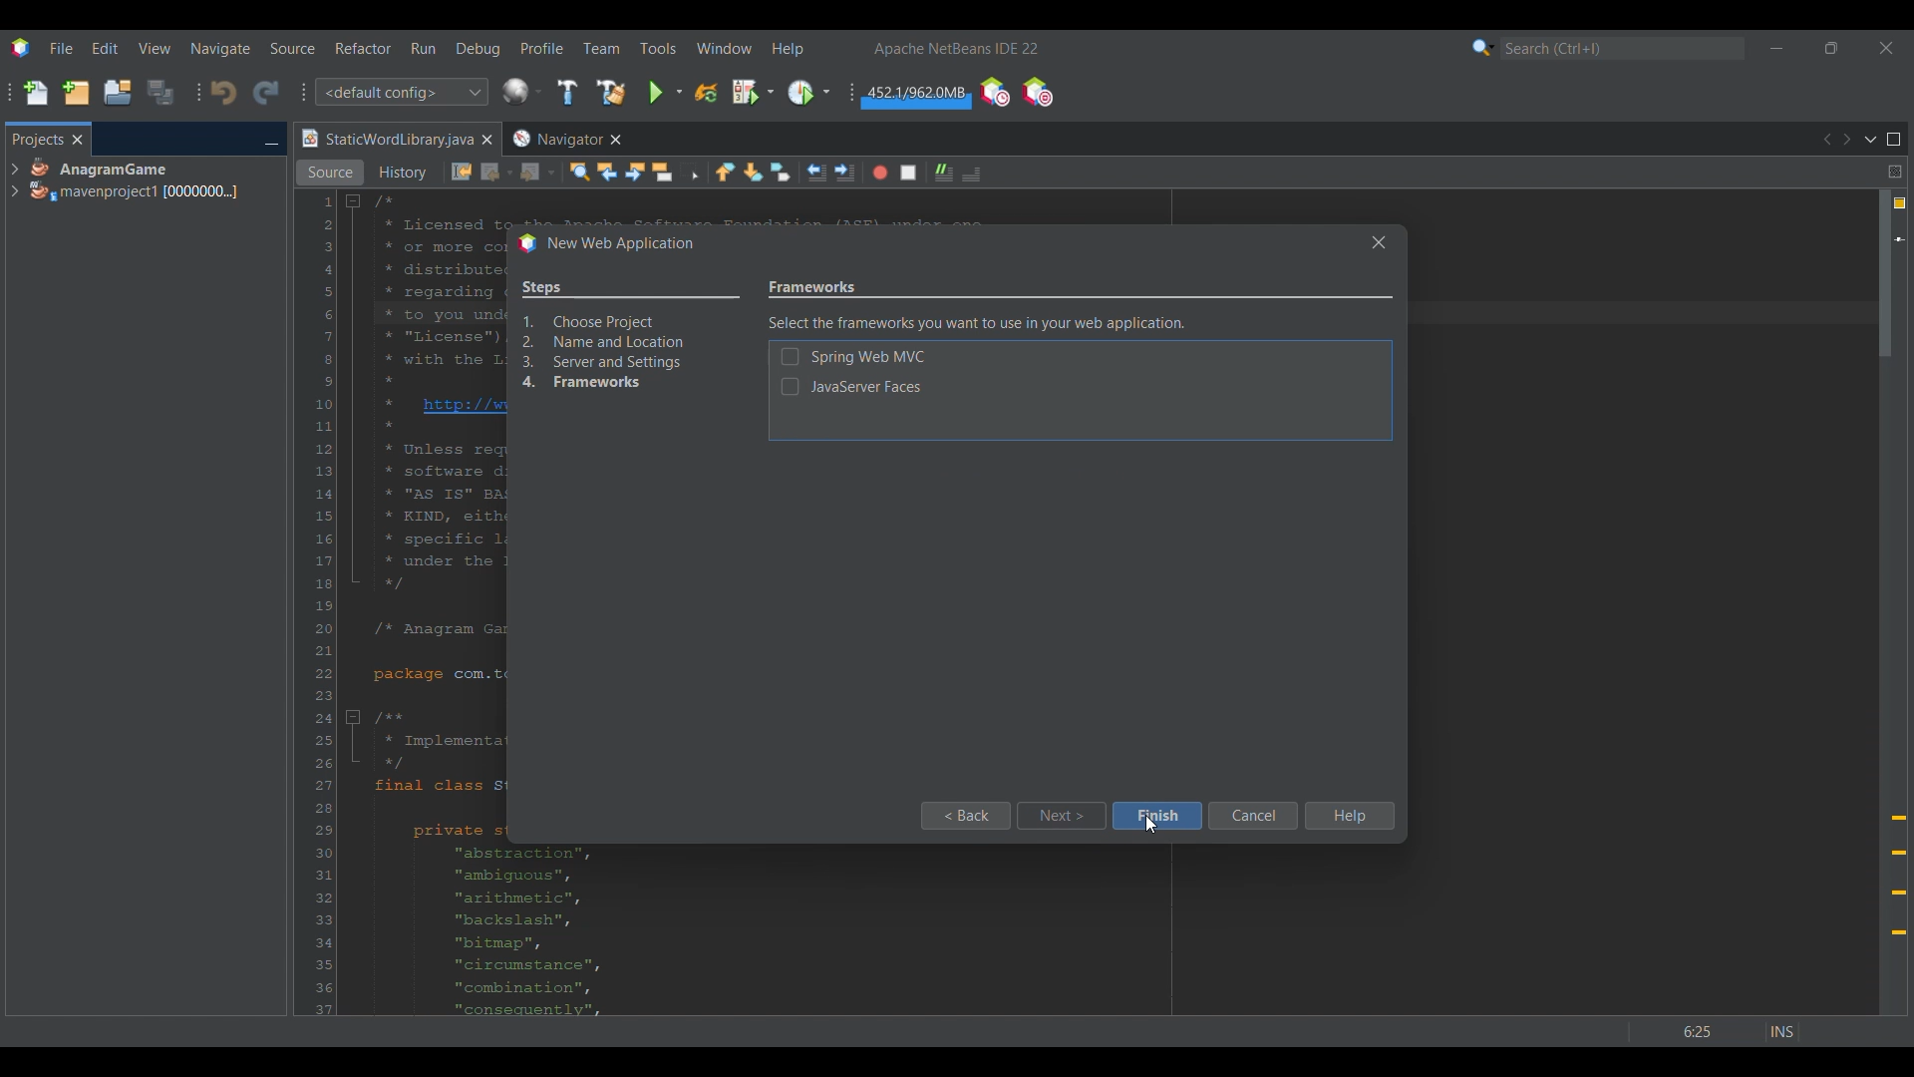 The width and height of the screenshot is (1914, 1077). Describe the element at coordinates (666, 92) in the screenshot. I see `Run main project options` at that location.